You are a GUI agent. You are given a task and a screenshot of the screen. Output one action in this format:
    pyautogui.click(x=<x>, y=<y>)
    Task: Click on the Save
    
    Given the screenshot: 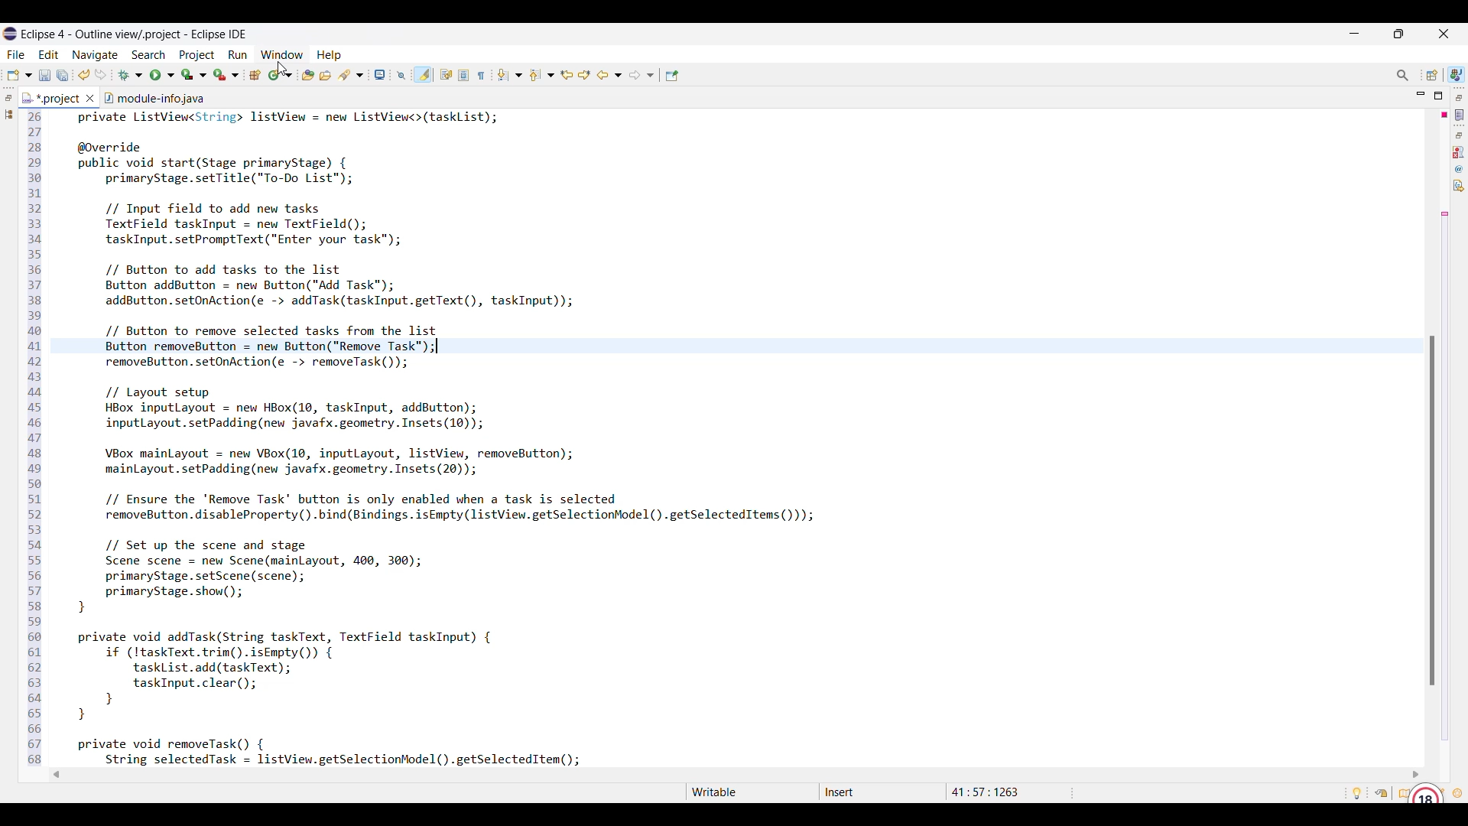 What is the action you would take?
    pyautogui.click(x=45, y=76)
    